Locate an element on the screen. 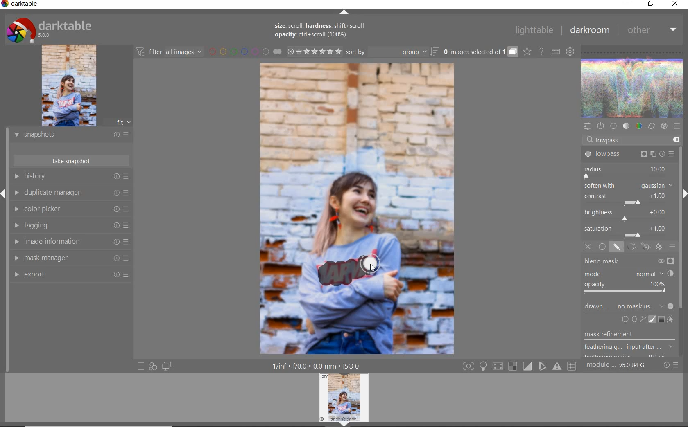  export is located at coordinates (72, 274).